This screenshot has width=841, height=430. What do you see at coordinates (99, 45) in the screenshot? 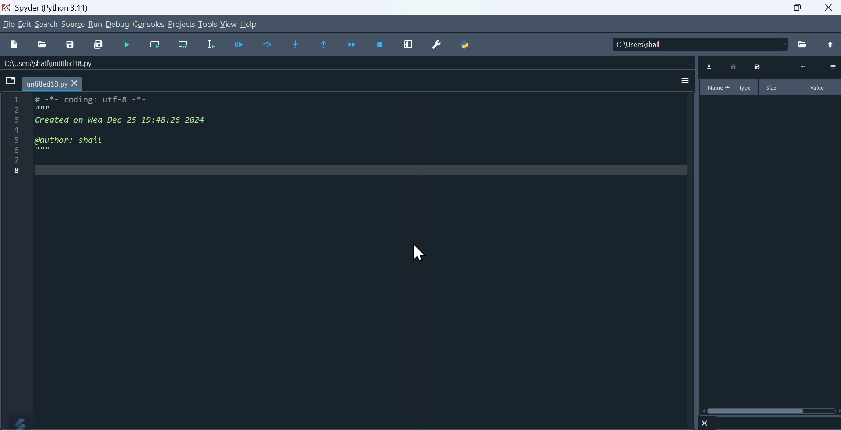
I see `Save all` at bounding box center [99, 45].